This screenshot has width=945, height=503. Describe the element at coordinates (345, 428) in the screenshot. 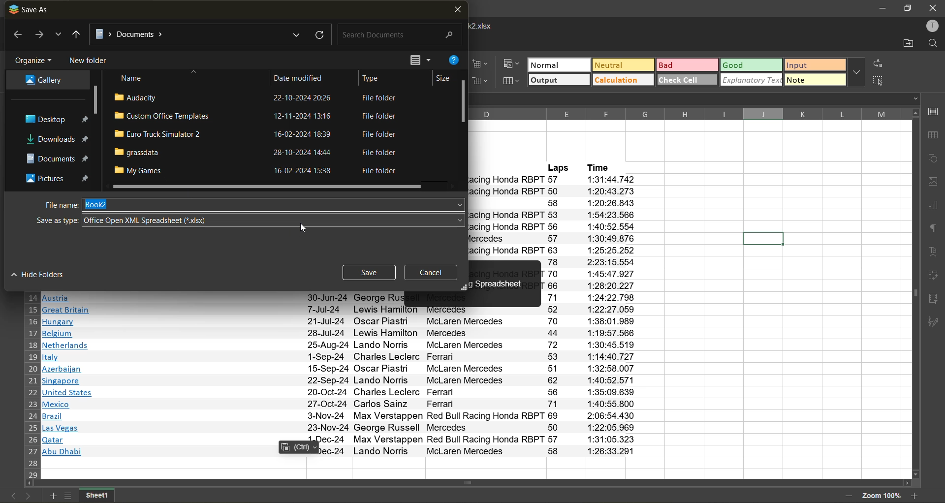

I see `text info` at that location.